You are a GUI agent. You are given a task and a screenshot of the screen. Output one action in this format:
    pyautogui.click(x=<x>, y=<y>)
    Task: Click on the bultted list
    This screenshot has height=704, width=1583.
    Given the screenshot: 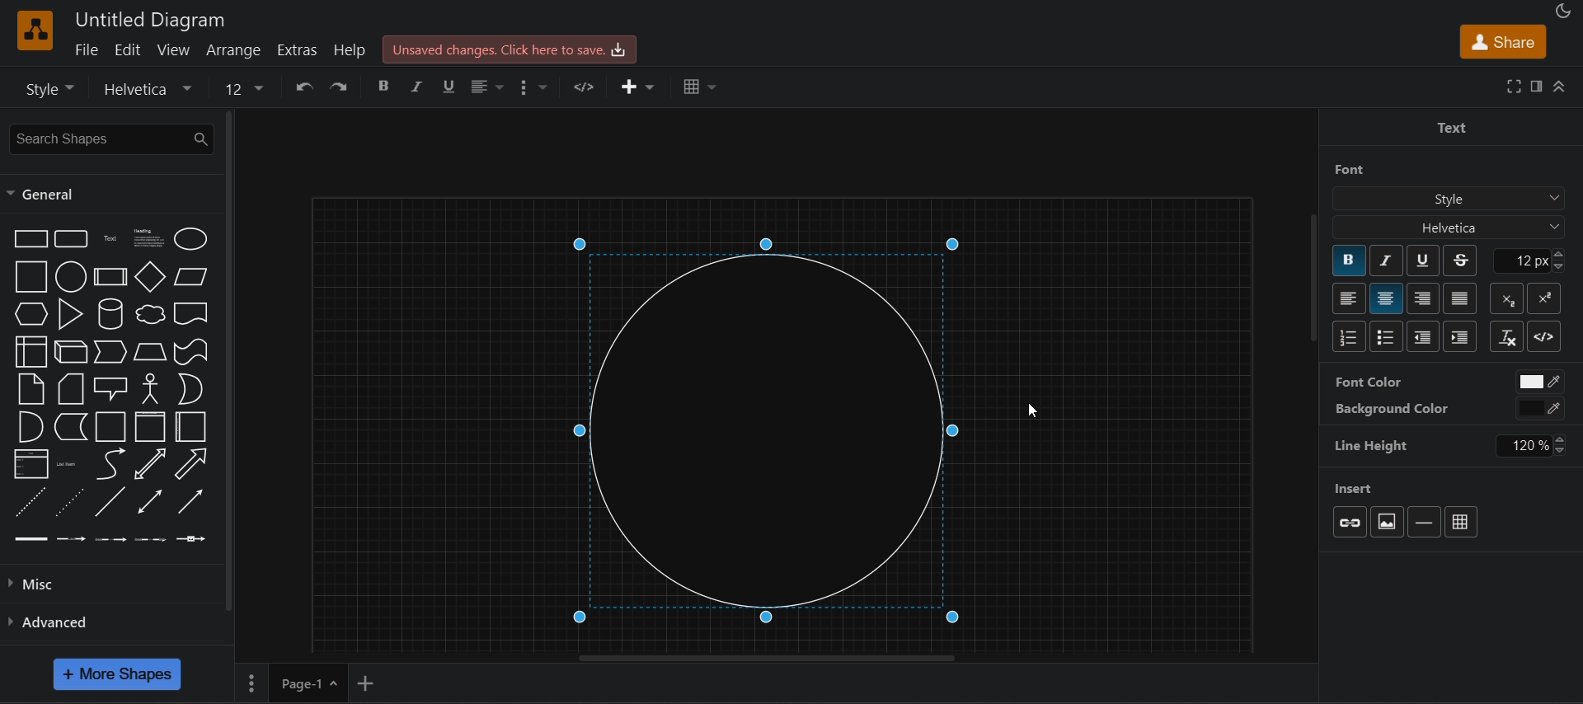 What is the action you would take?
    pyautogui.click(x=1385, y=336)
    